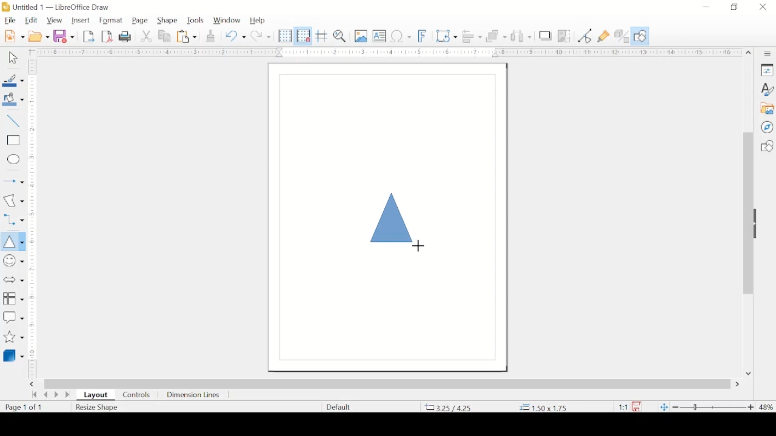 The image size is (776, 436). Describe the element at coordinates (211, 36) in the screenshot. I see `clone formatting` at that location.